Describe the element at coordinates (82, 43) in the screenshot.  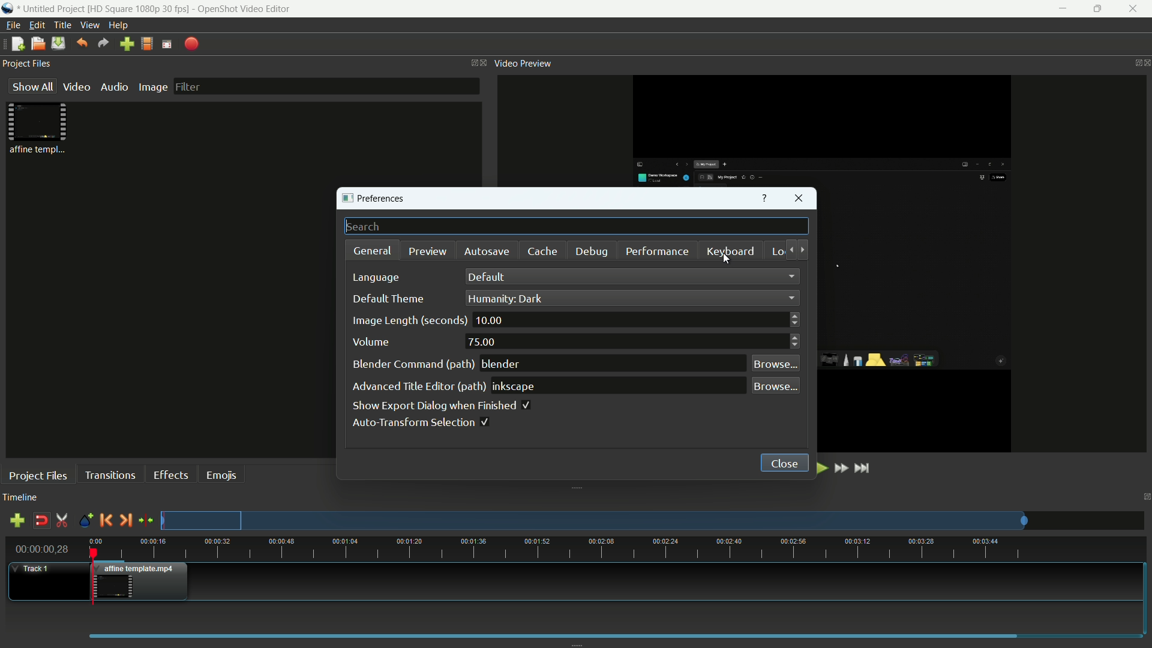
I see `undo` at that location.